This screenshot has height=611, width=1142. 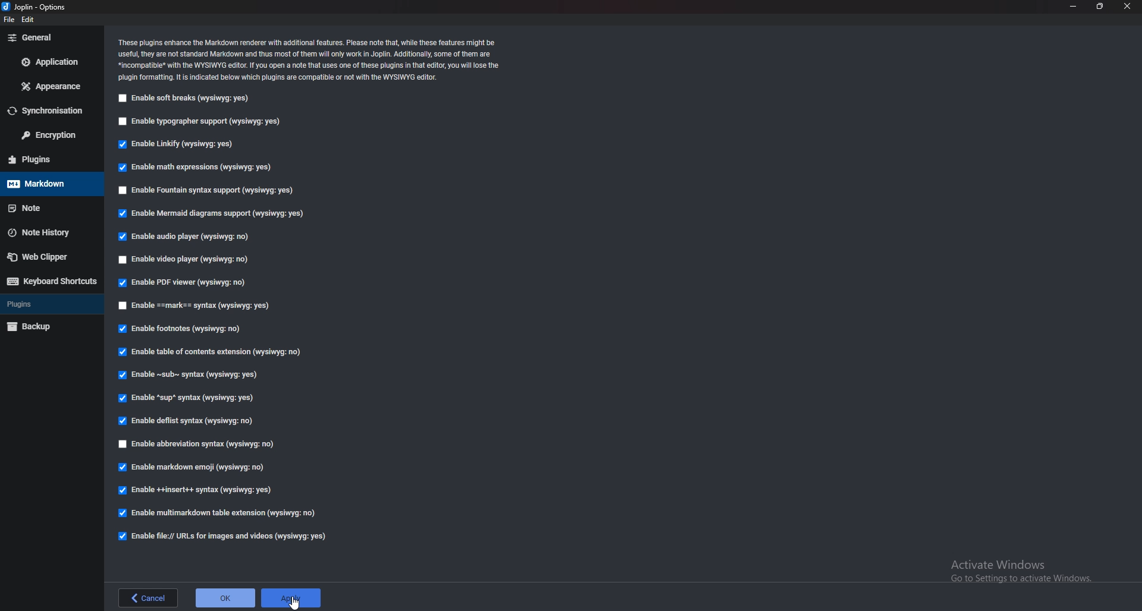 I want to click on Enable fountain syntax support, so click(x=206, y=191).